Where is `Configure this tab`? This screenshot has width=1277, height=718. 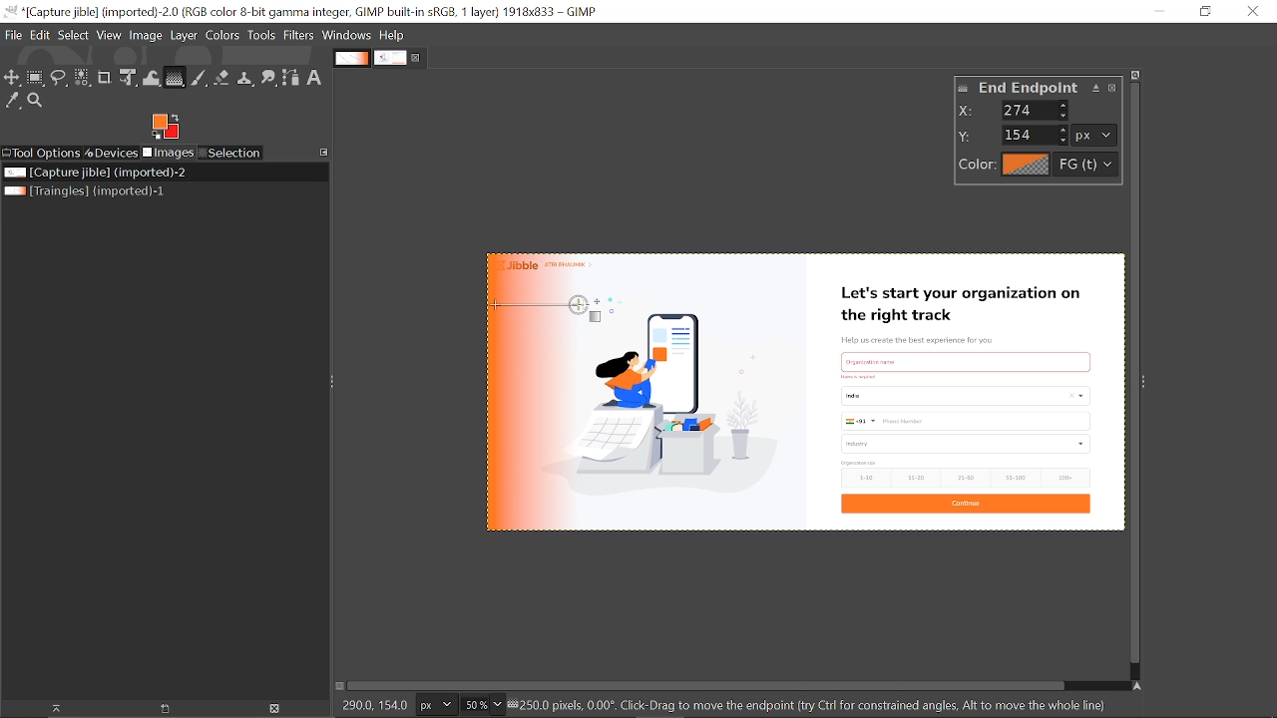 Configure this tab is located at coordinates (324, 153).